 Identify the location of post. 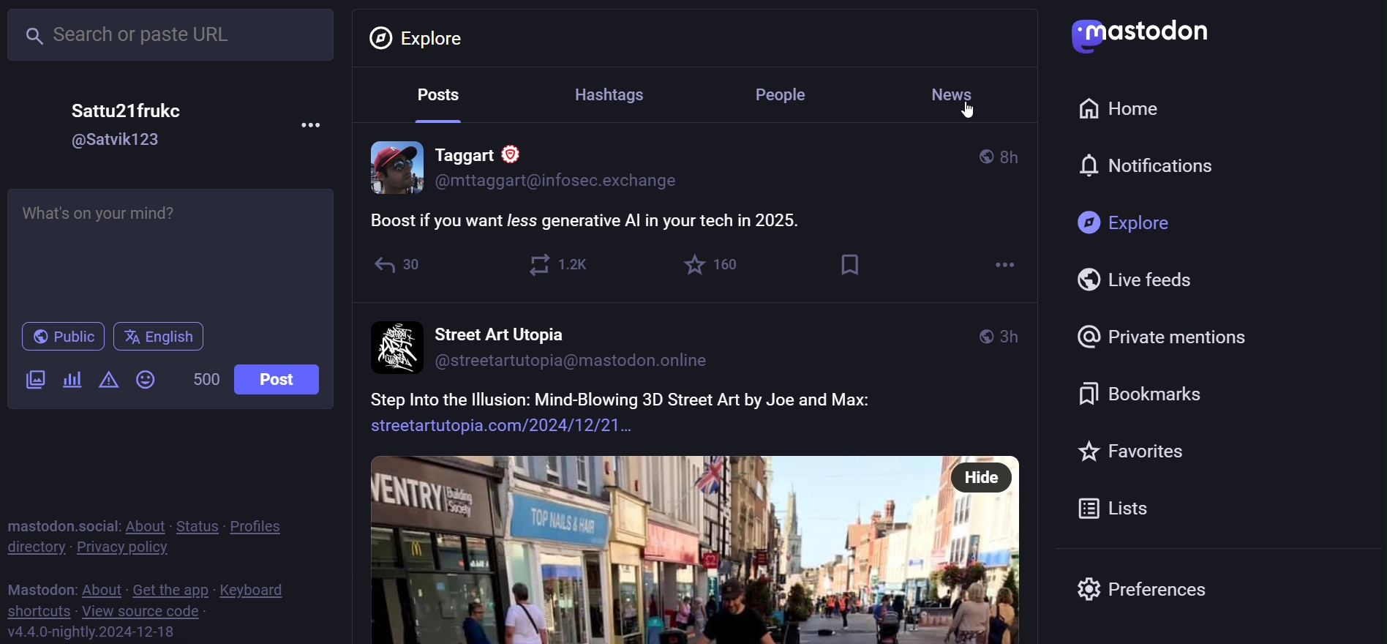
(280, 381).